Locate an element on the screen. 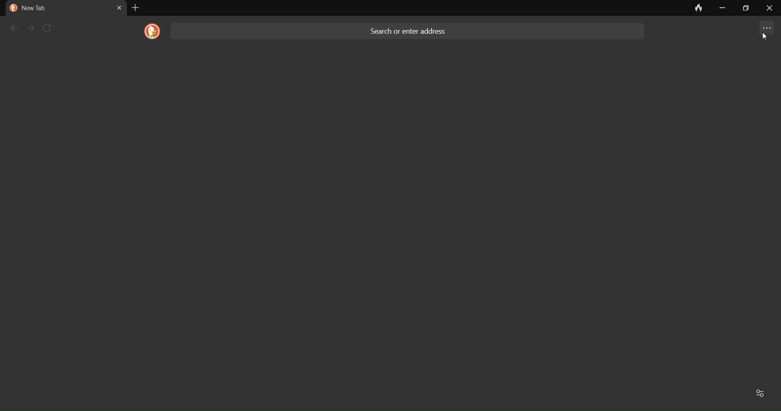 The width and height of the screenshot is (781, 411). maximize is located at coordinates (744, 8).